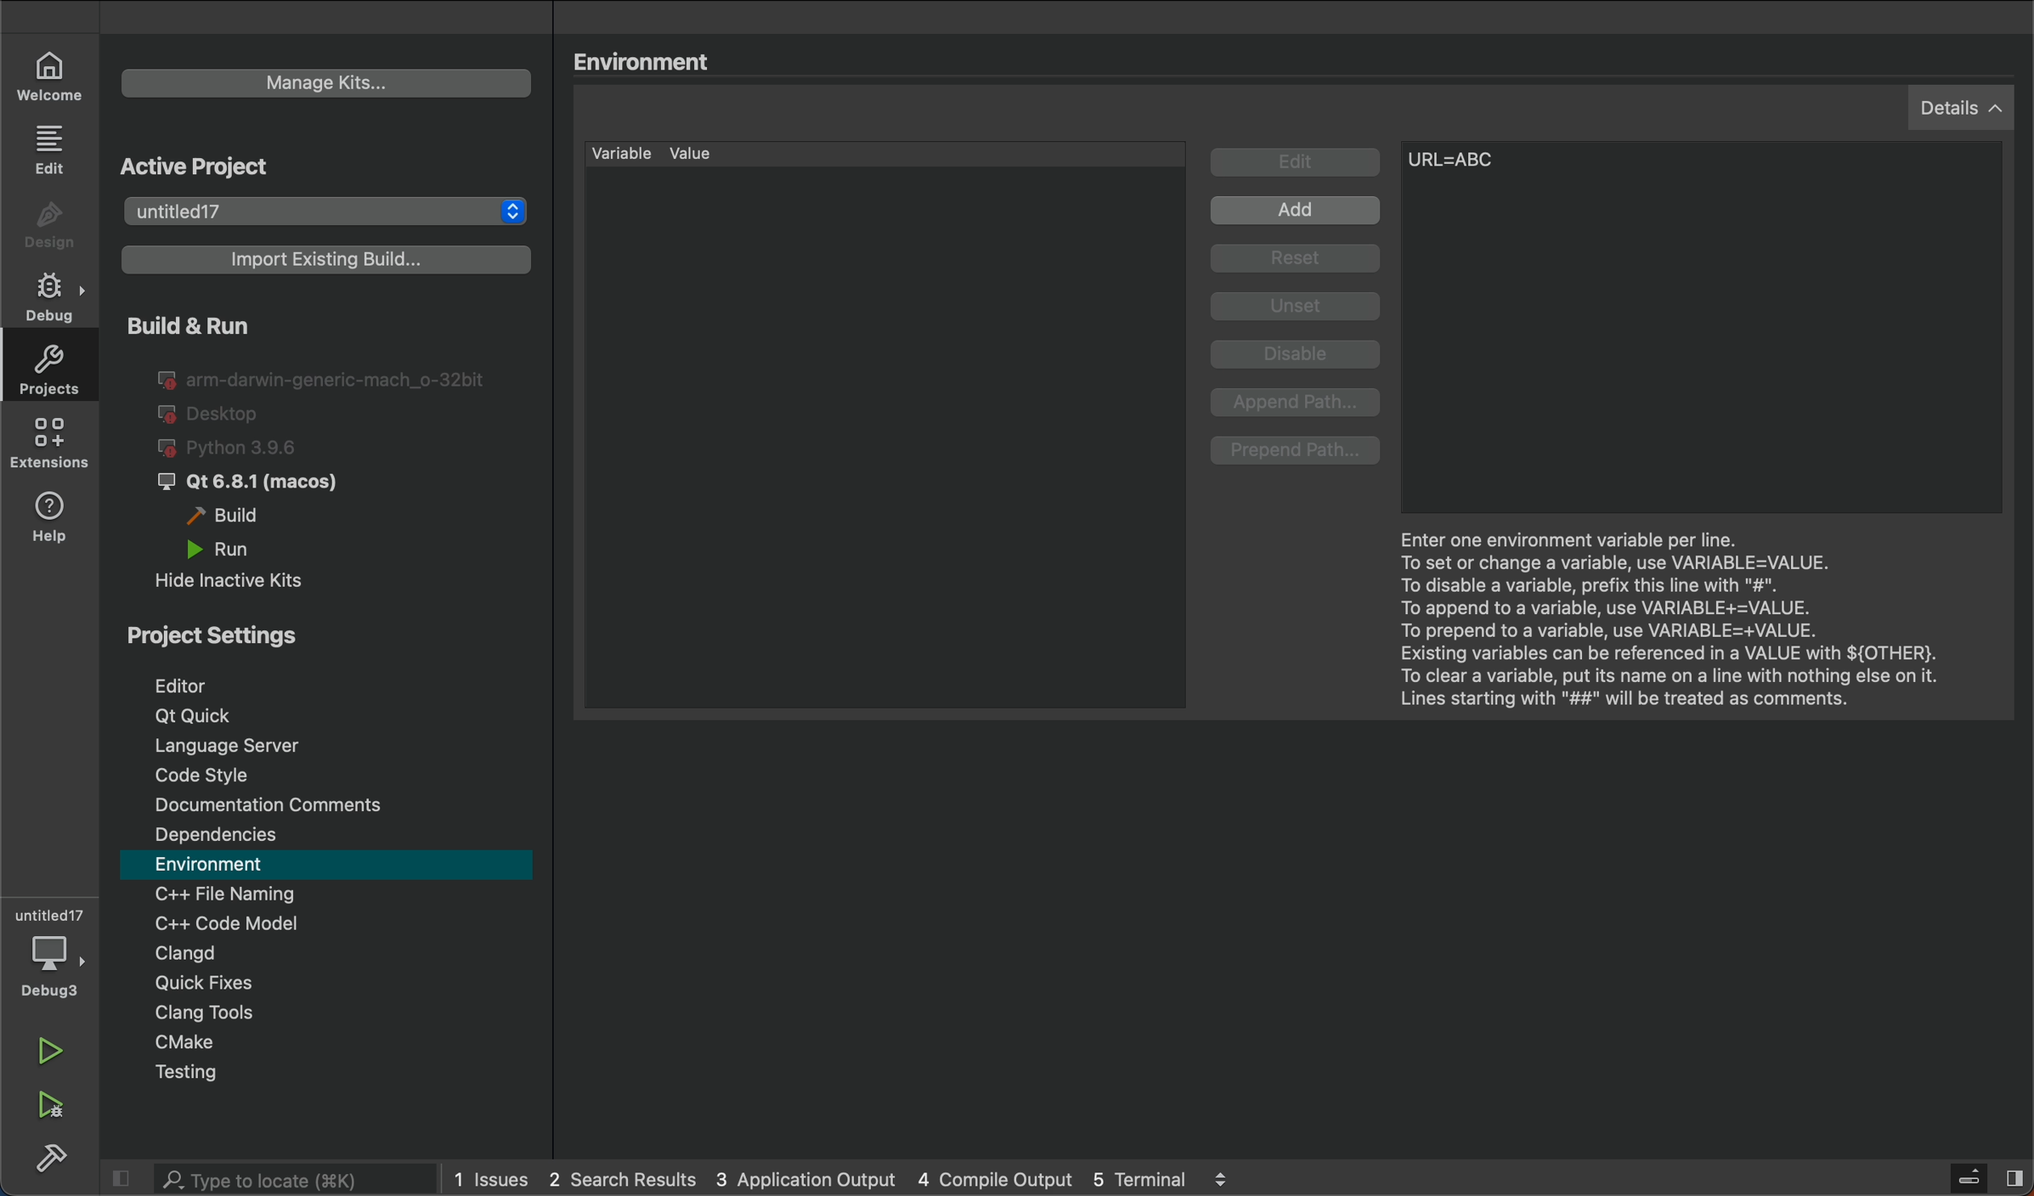 The width and height of the screenshot is (2034, 1196). I want to click on Dependencies , so click(332, 835).